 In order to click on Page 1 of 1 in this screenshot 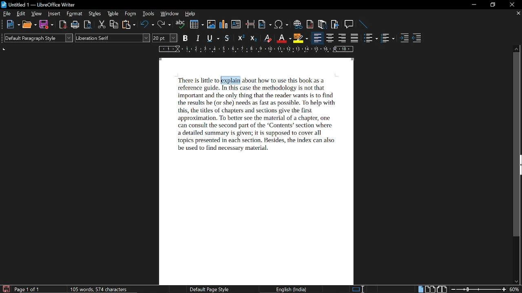, I will do `click(27, 289)`.